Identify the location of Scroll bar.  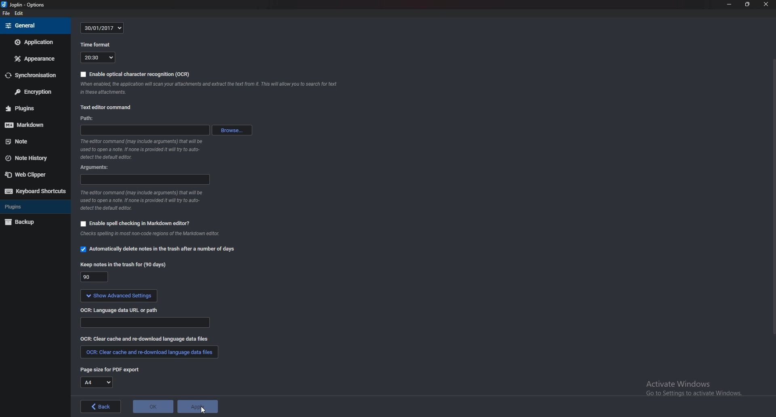
(769, 192).